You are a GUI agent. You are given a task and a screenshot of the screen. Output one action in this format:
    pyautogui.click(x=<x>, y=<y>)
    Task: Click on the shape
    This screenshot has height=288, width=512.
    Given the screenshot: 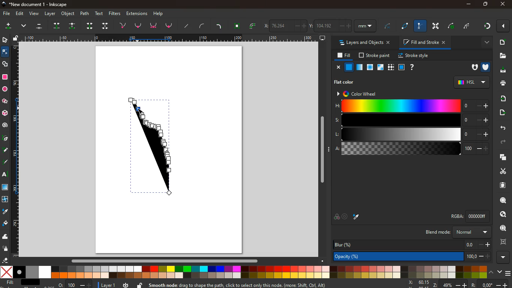 What is the action you would take?
    pyautogui.click(x=6, y=64)
    